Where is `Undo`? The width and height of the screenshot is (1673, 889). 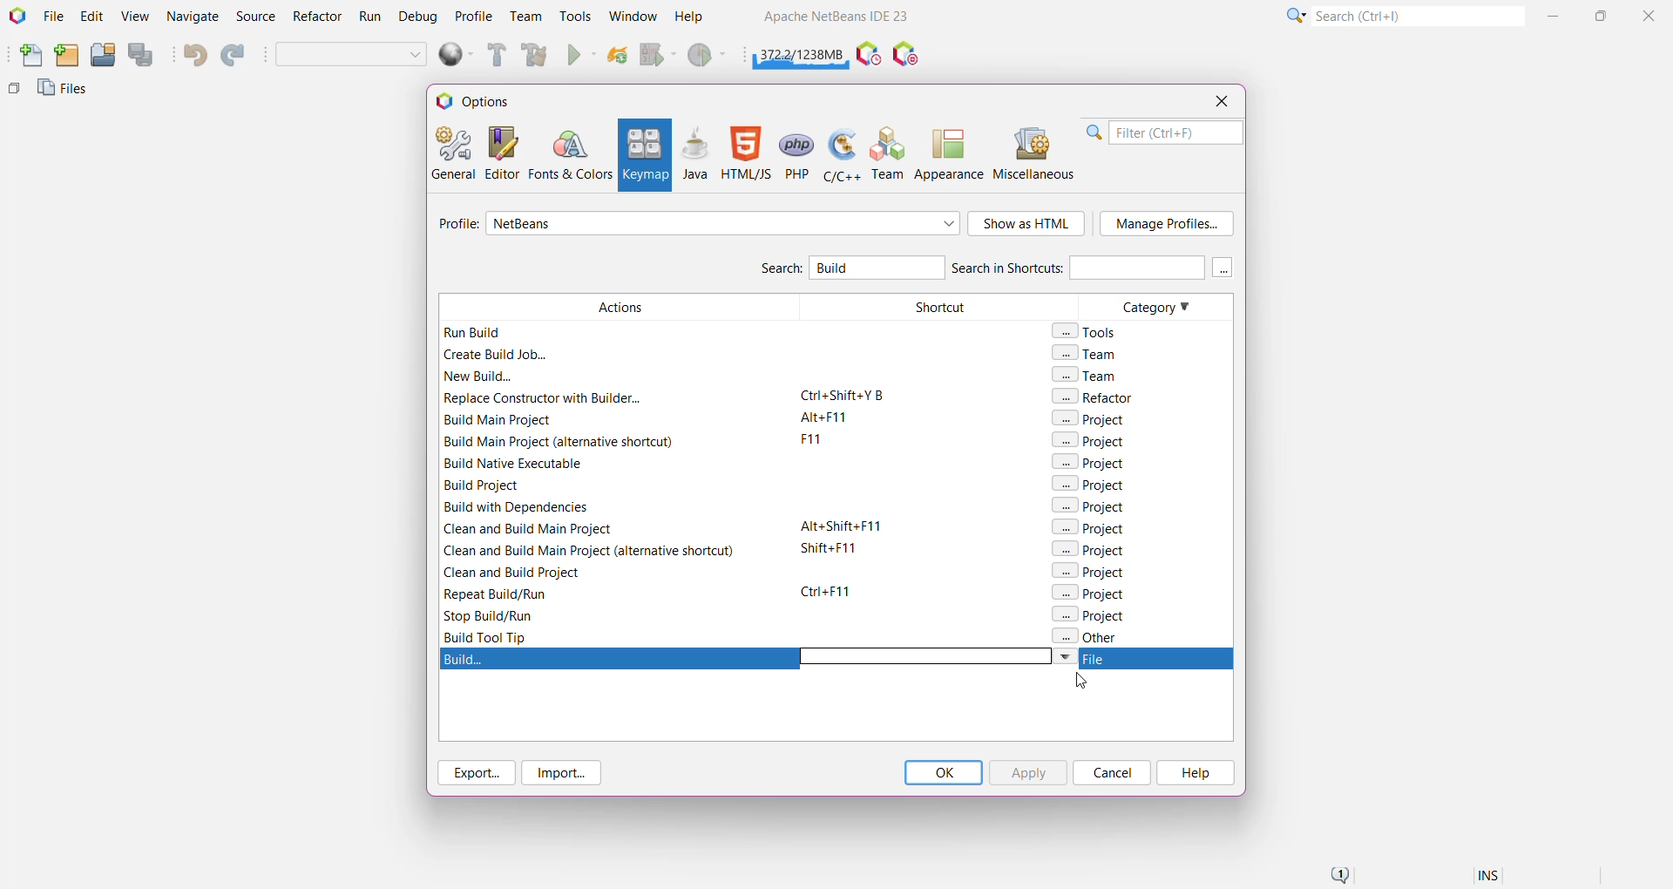 Undo is located at coordinates (193, 55).